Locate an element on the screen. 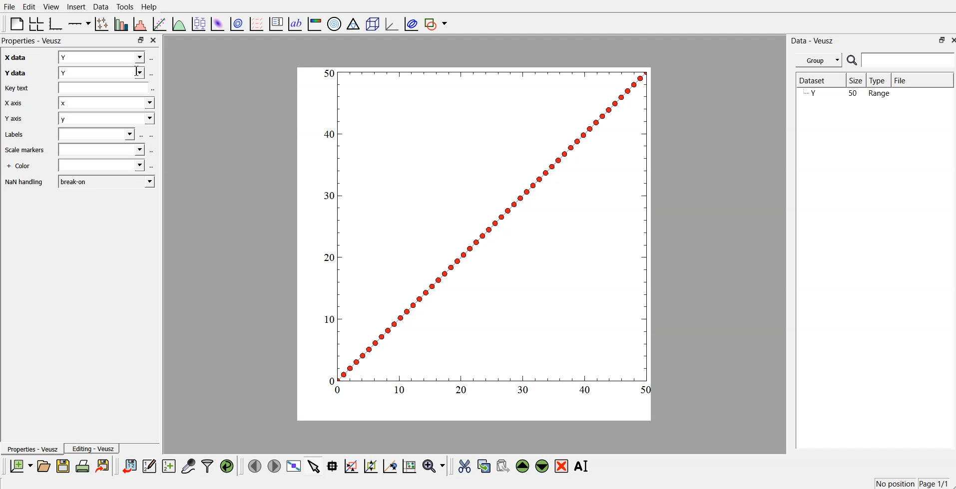  Labels field is located at coordinates (98, 135).